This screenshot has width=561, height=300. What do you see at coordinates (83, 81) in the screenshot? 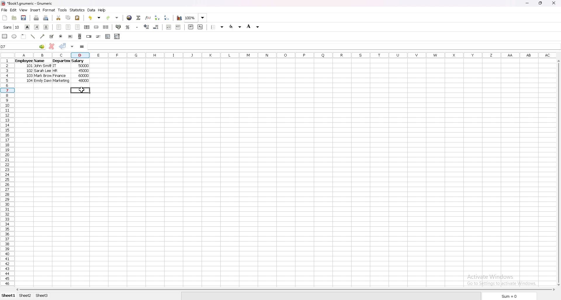
I see `4800` at bounding box center [83, 81].